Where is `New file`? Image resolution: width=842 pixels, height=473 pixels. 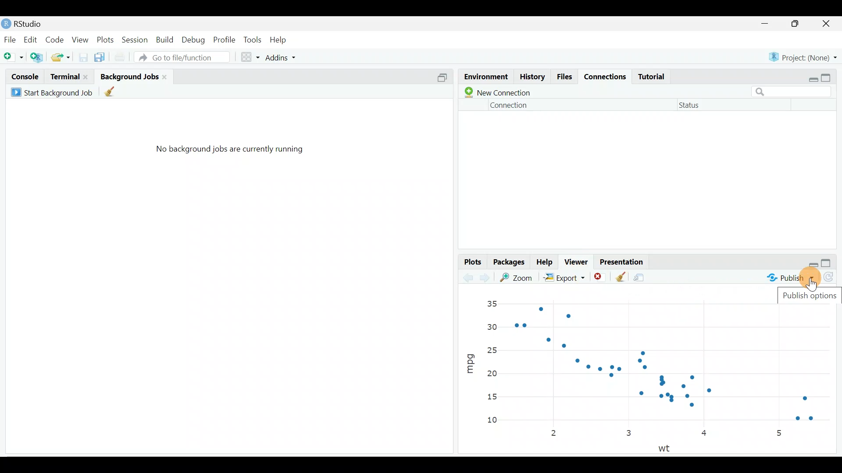 New file is located at coordinates (14, 55).